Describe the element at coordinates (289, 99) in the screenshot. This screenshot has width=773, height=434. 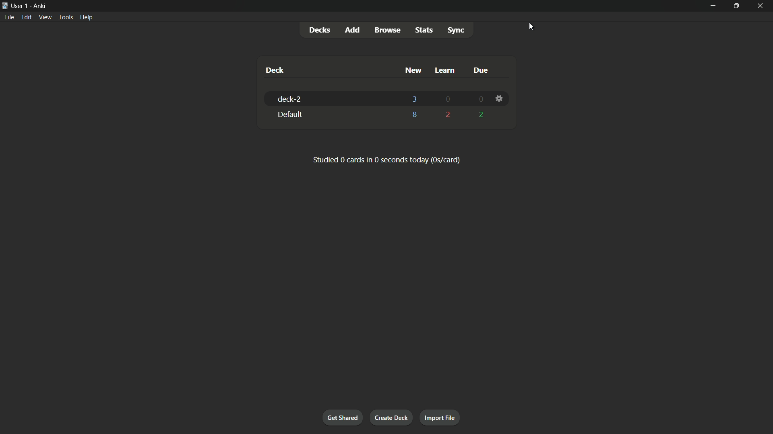
I see `deck-2` at that location.